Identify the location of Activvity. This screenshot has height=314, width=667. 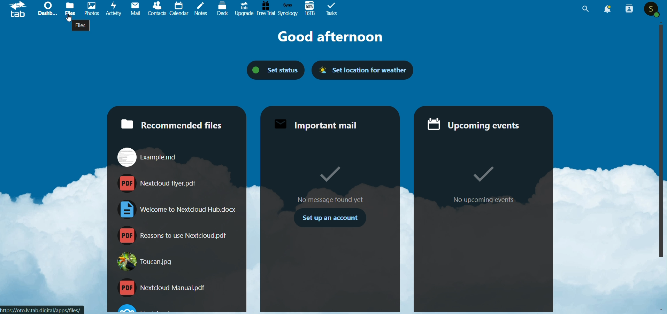
(113, 9).